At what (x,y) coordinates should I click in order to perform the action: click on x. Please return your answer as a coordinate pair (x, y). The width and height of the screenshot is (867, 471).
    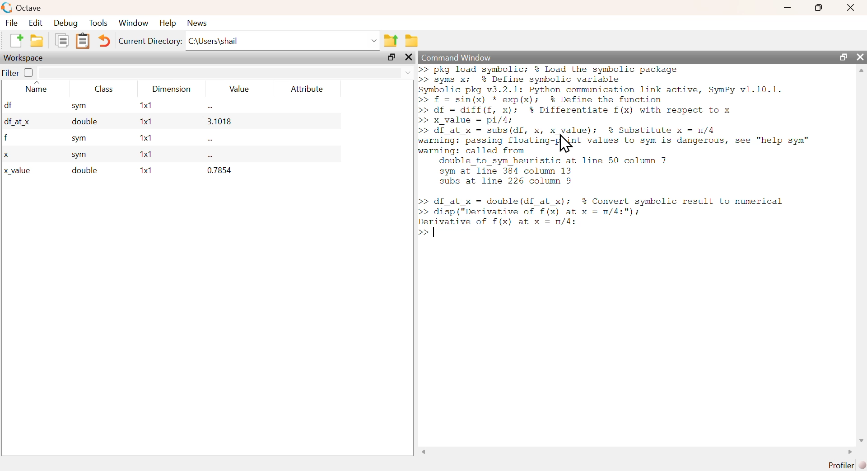
    Looking at the image, I should click on (6, 155).